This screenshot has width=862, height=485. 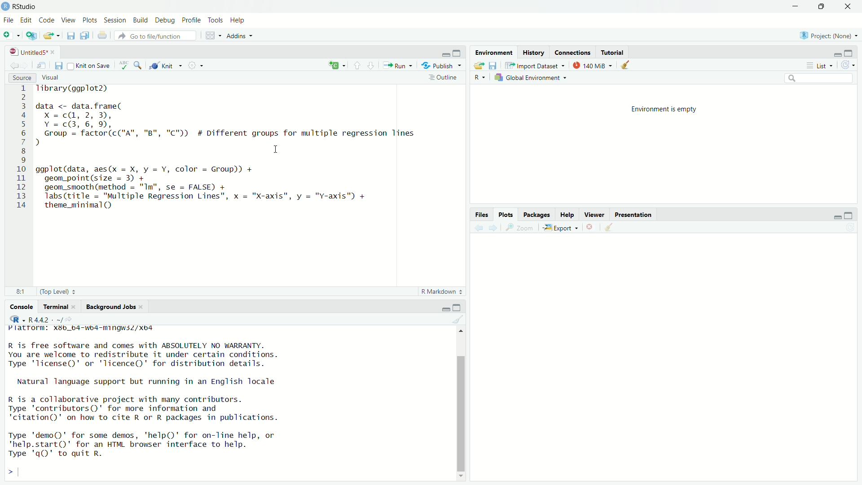 What do you see at coordinates (459, 401) in the screenshot?
I see `scroll bar` at bounding box center [459, 401].